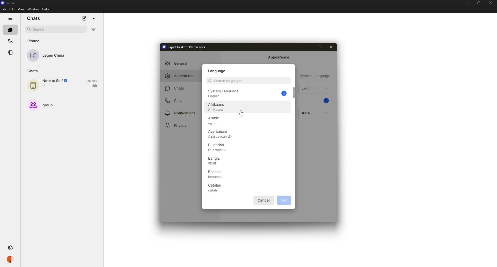  I want to click on note to self, so click(49, 84).